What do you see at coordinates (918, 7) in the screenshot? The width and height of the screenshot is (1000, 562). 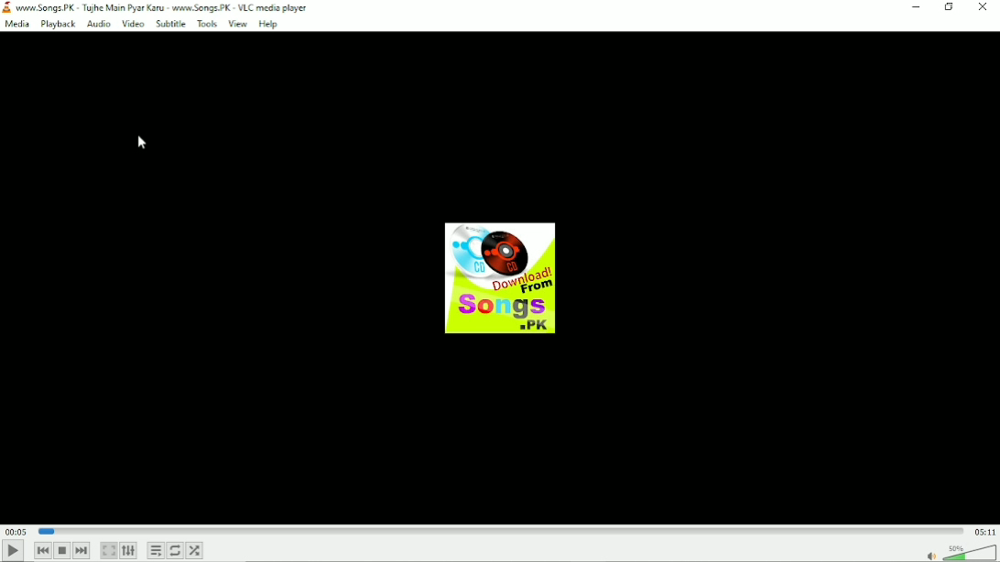 I see `Minimize` at bounding box center [918, 7].